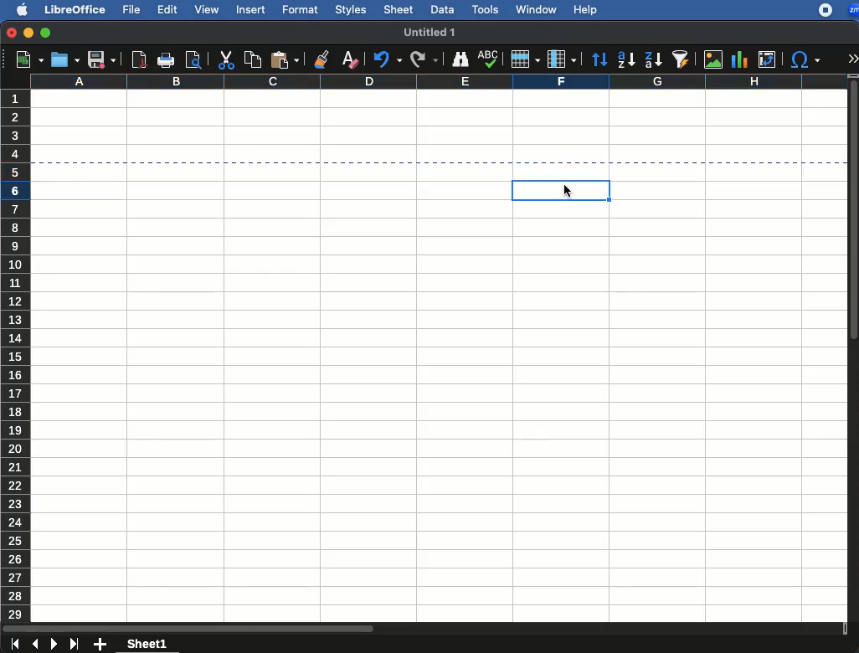  I want to click on sort, so click(599, 61).